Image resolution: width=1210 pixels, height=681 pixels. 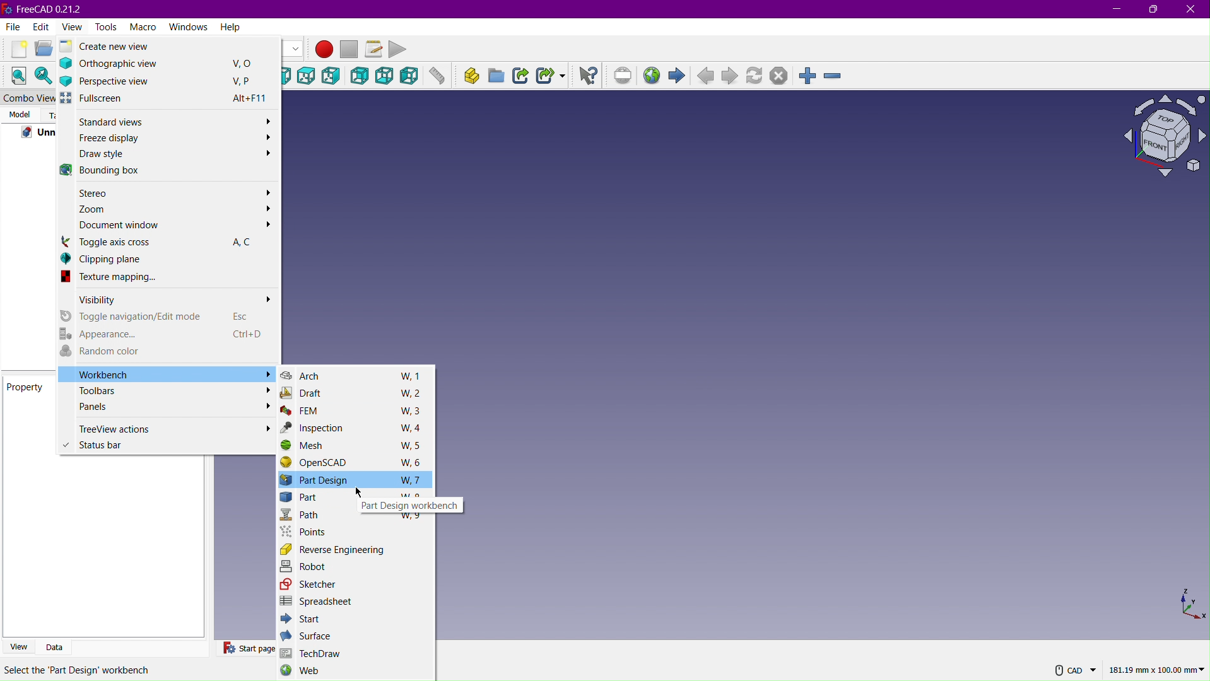 What do you see at coordinates (40, 26) in the screenshot?
I see `Edit` at bounding box center [40, 26].